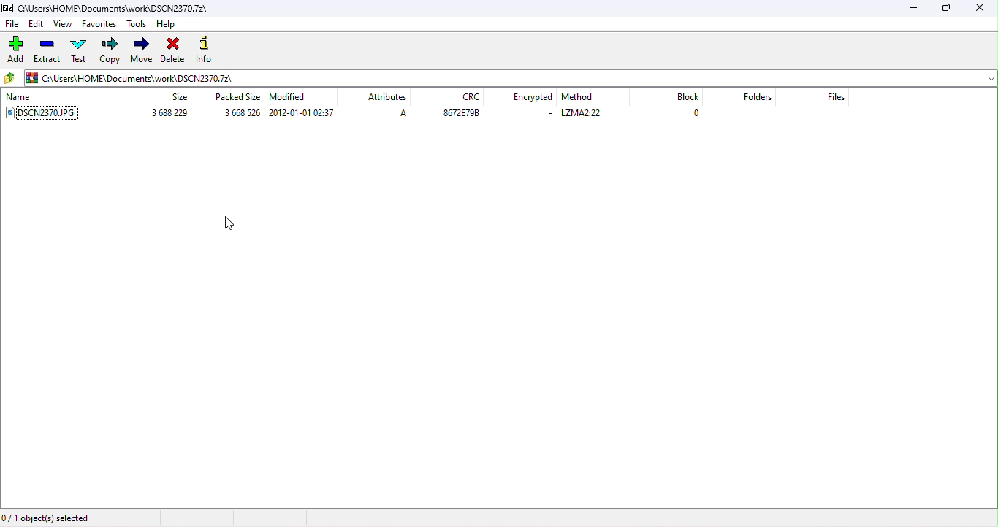 The image size is (998, 527). Describe the element at coordinates (466, 99) in the screenshot. I see `CRC` at that location.